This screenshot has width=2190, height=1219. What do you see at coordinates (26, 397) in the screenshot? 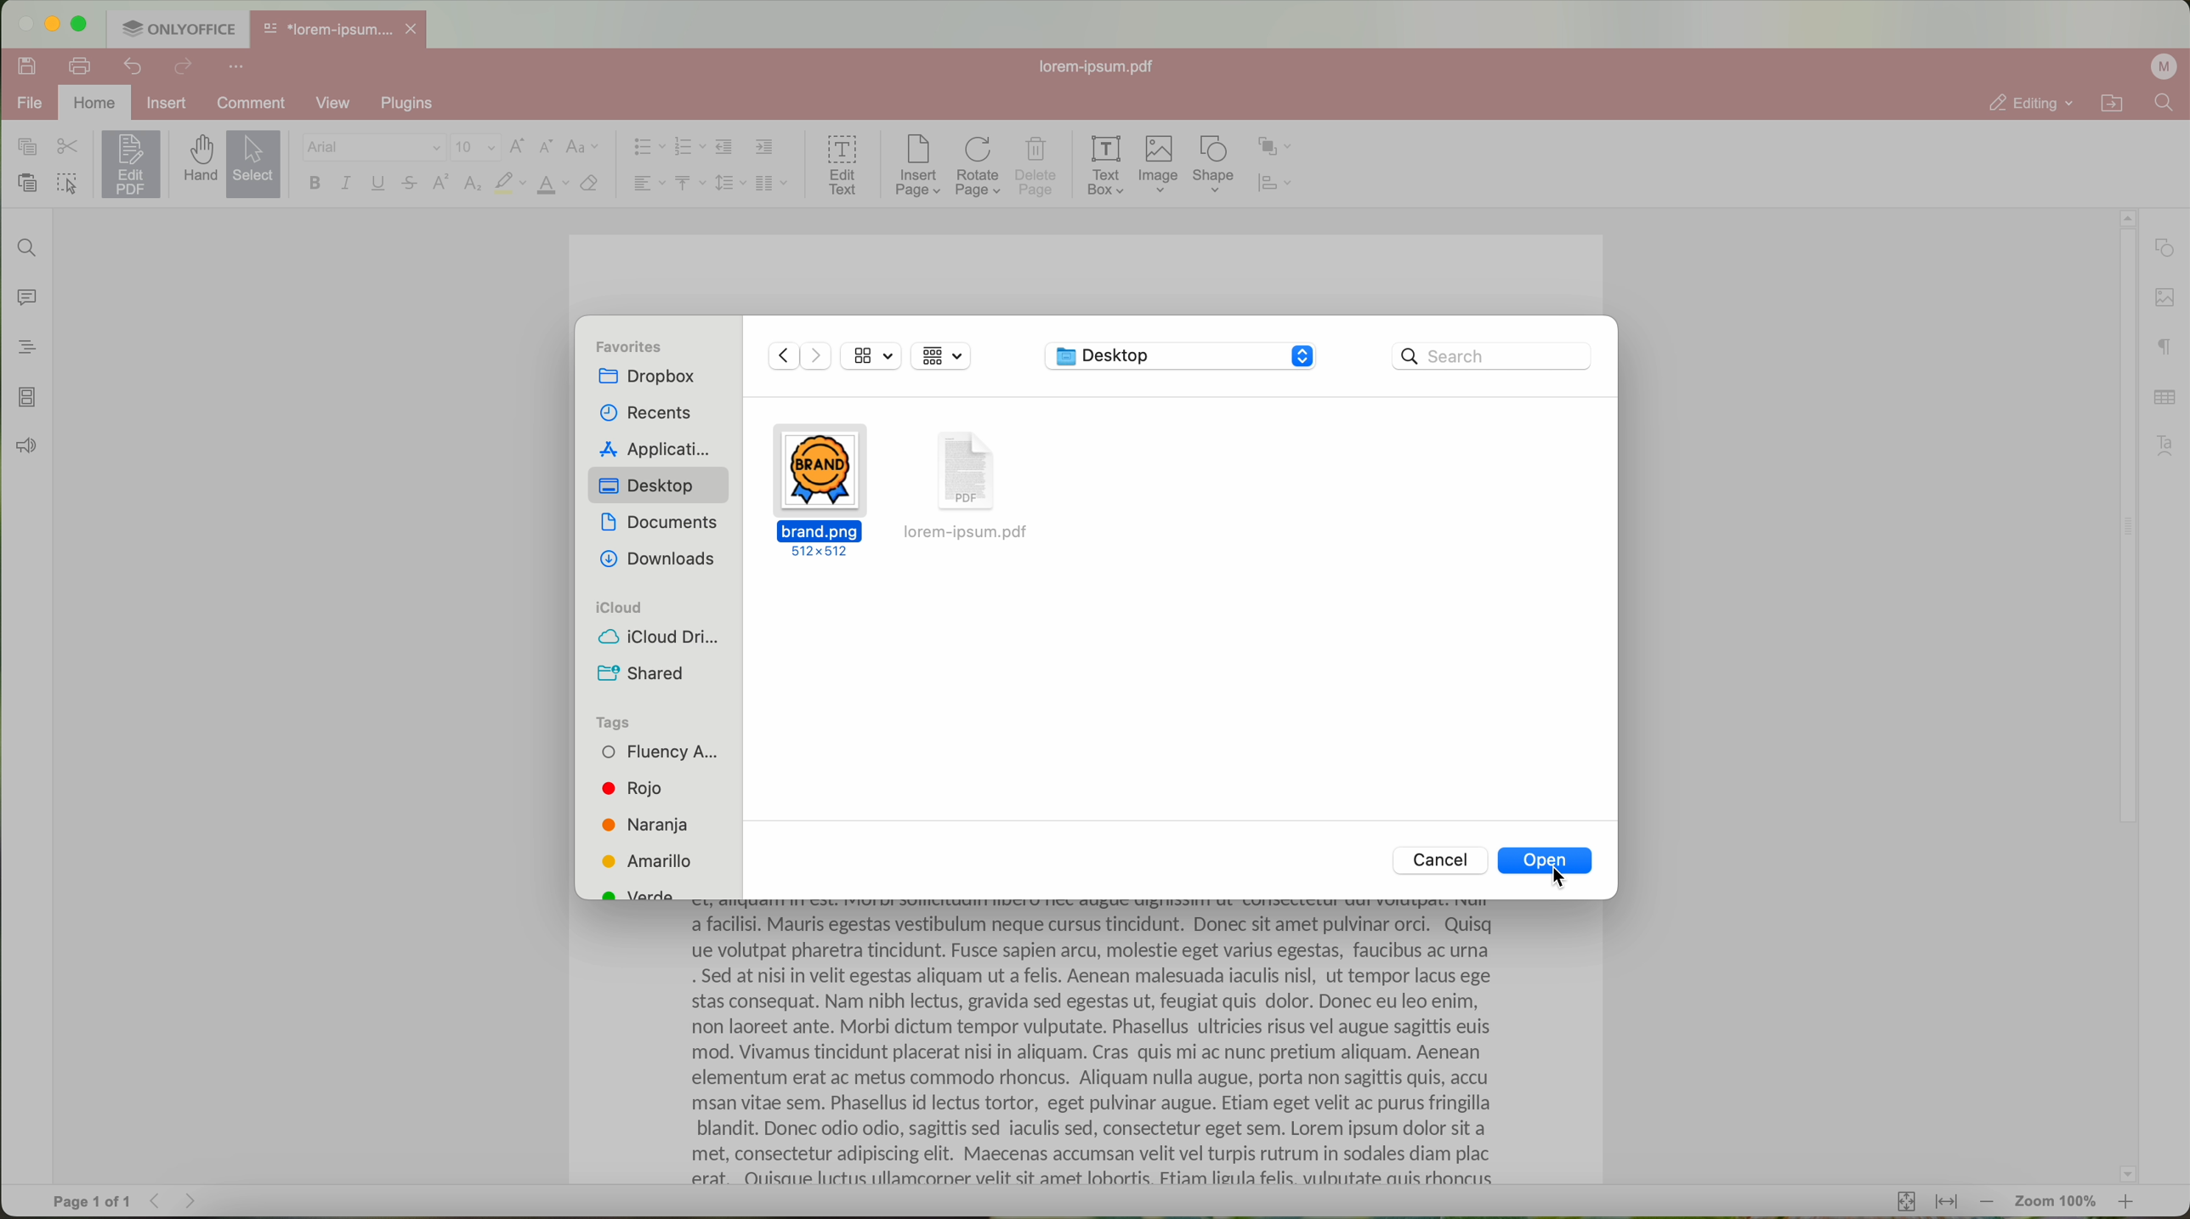
I see `page thumbnails` at bounding box center [26, 397].